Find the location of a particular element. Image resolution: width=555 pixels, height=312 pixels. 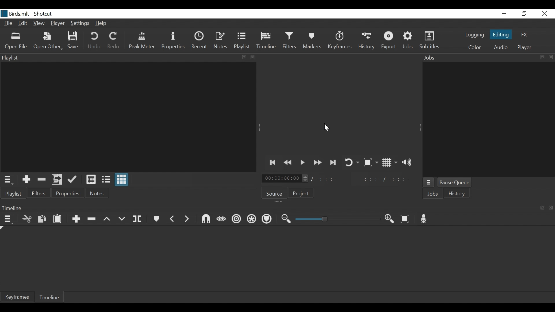

Toggle display grid on player is located at coordinates (390, 162).